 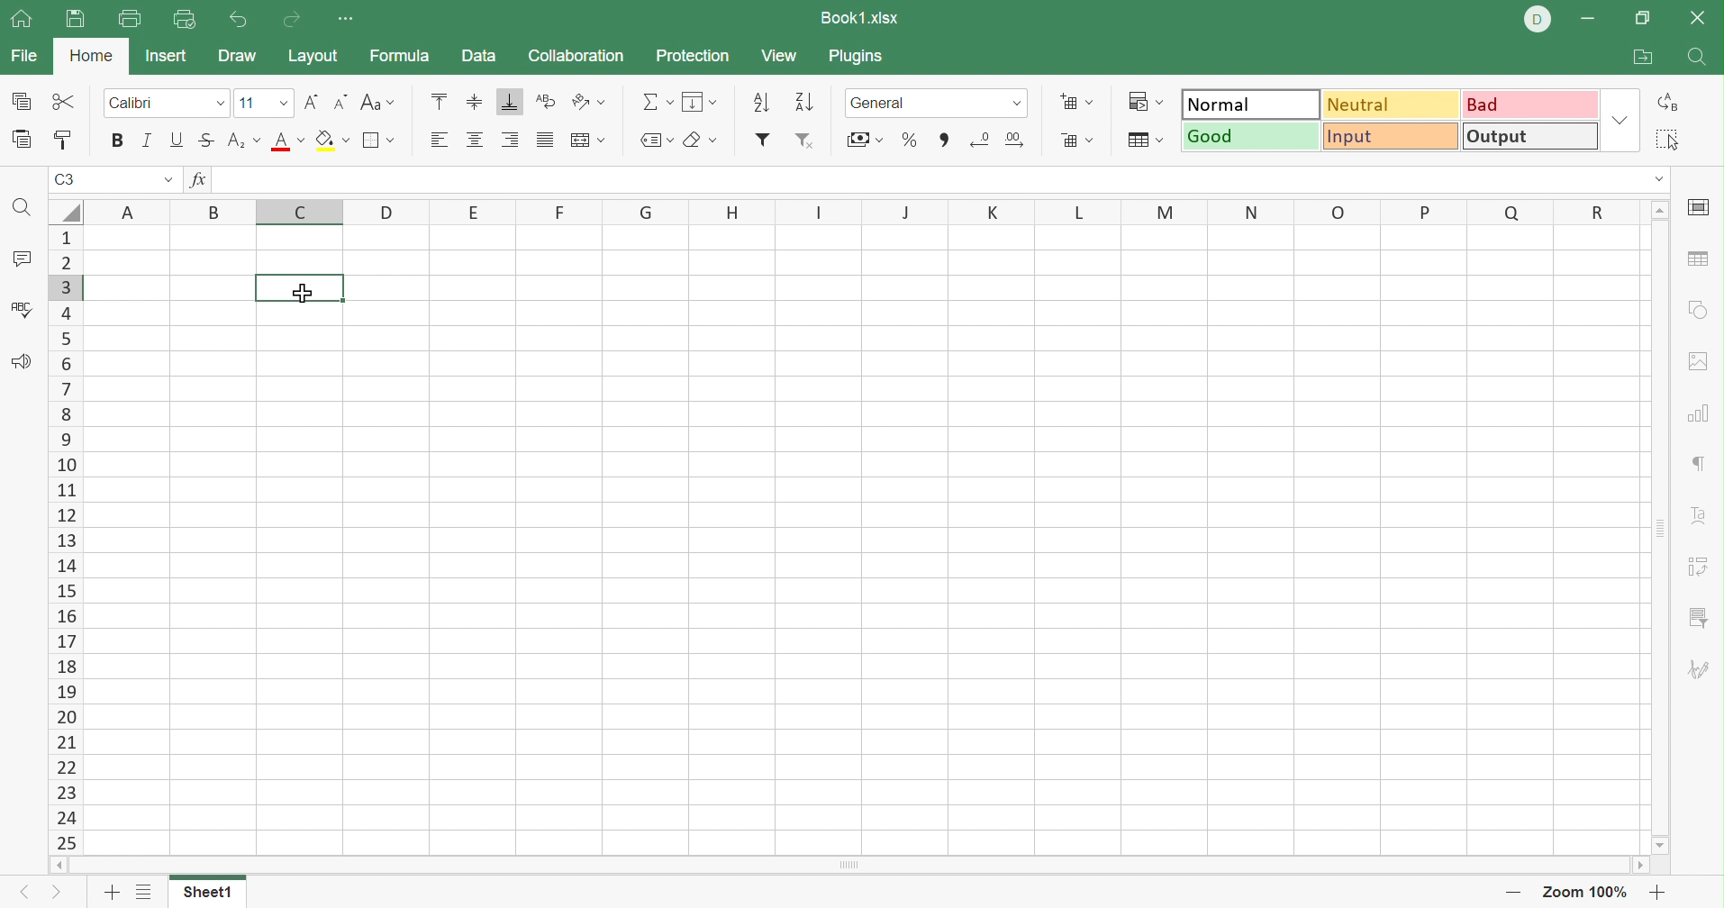 What do you see at coordinates (378, 142) in the screenshot?
I see `Borders` at bounding box center [378, 142].